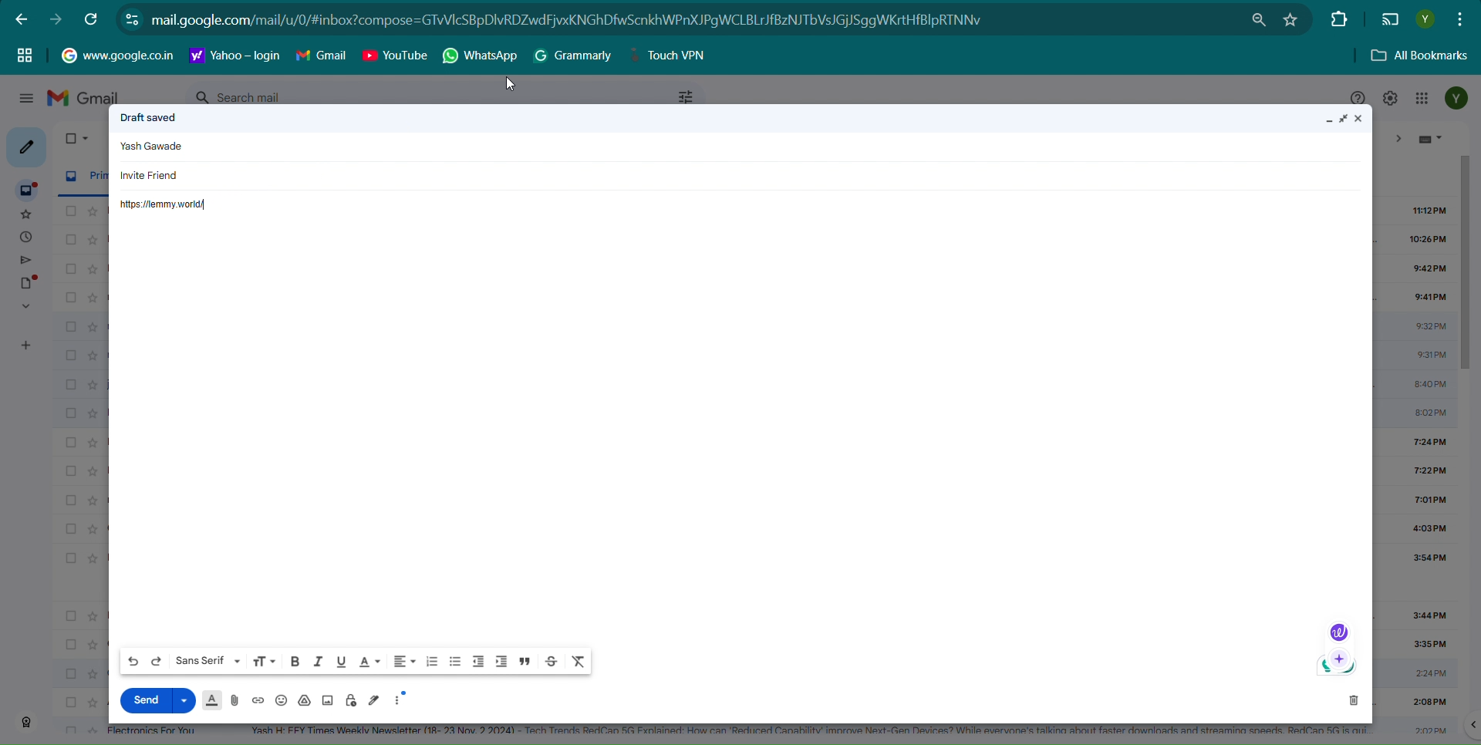  I want to click on Gmail, so click(322, 56).